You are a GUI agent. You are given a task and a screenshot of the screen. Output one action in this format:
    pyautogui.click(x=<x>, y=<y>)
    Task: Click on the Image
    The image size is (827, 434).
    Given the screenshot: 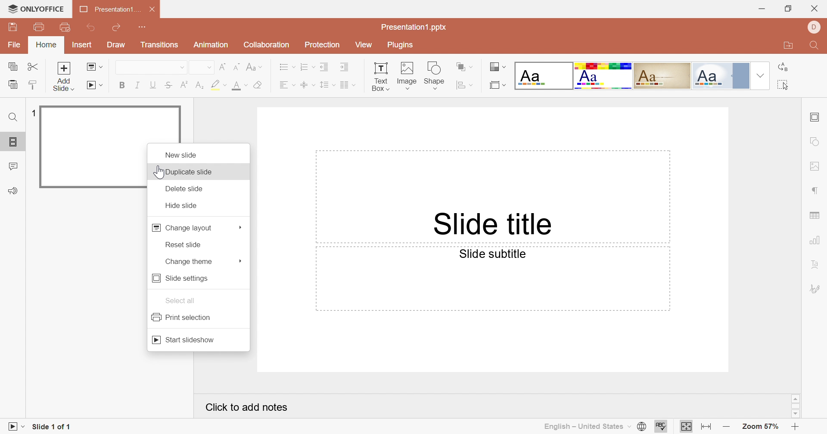 What is the action you would take?
    pyautogui.click(x=407, y=74)
    